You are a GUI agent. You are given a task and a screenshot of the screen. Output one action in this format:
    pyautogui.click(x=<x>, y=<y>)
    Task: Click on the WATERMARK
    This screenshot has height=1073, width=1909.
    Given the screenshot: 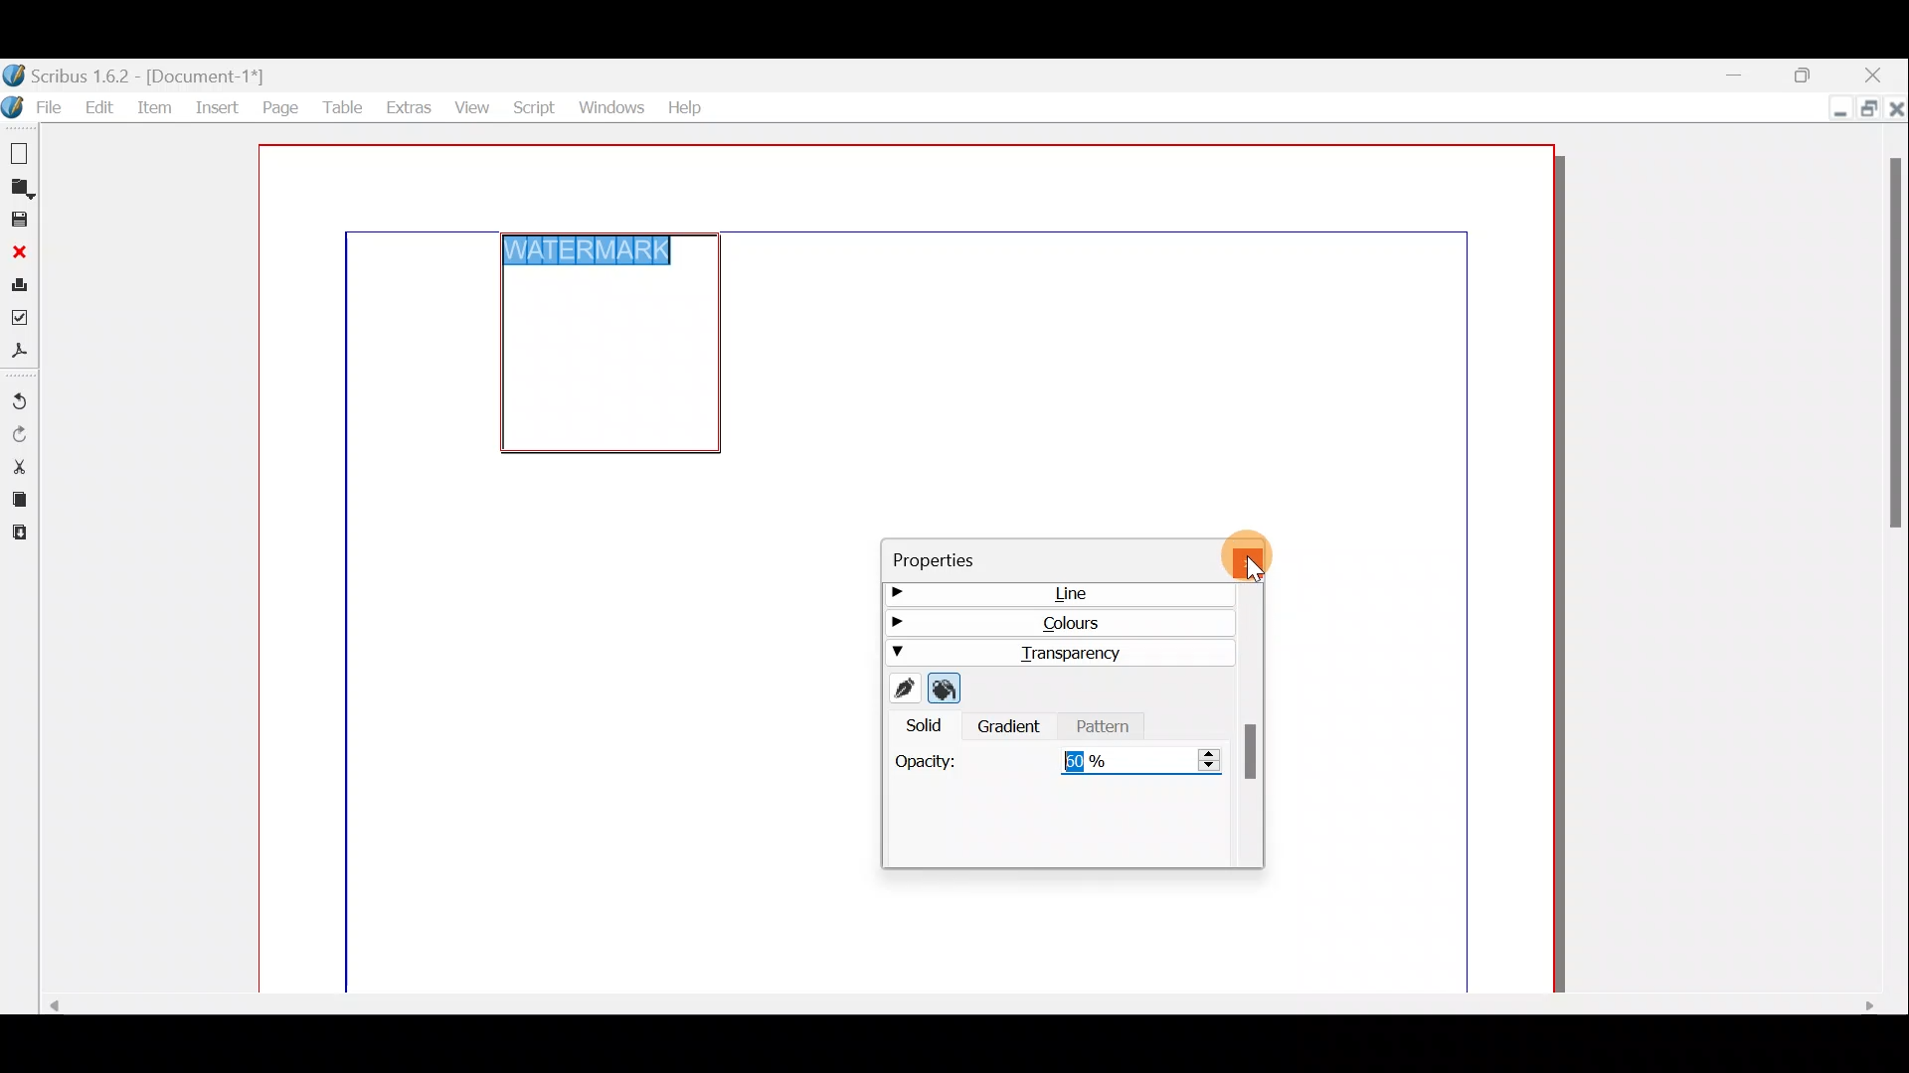 What is the action you would take?
    pyautogui.click(x=587, y=248)
    